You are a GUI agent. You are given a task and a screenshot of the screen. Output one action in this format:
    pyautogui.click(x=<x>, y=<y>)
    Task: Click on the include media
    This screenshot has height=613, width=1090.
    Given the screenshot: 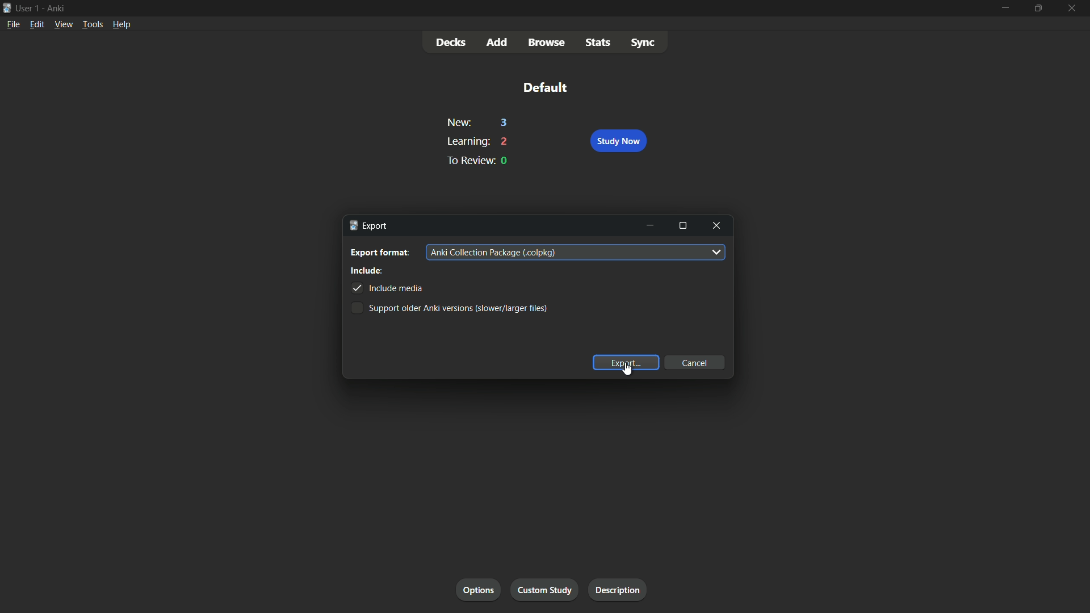 What is the action you would take?
    pyautogui.click(x=388, y=288)
    